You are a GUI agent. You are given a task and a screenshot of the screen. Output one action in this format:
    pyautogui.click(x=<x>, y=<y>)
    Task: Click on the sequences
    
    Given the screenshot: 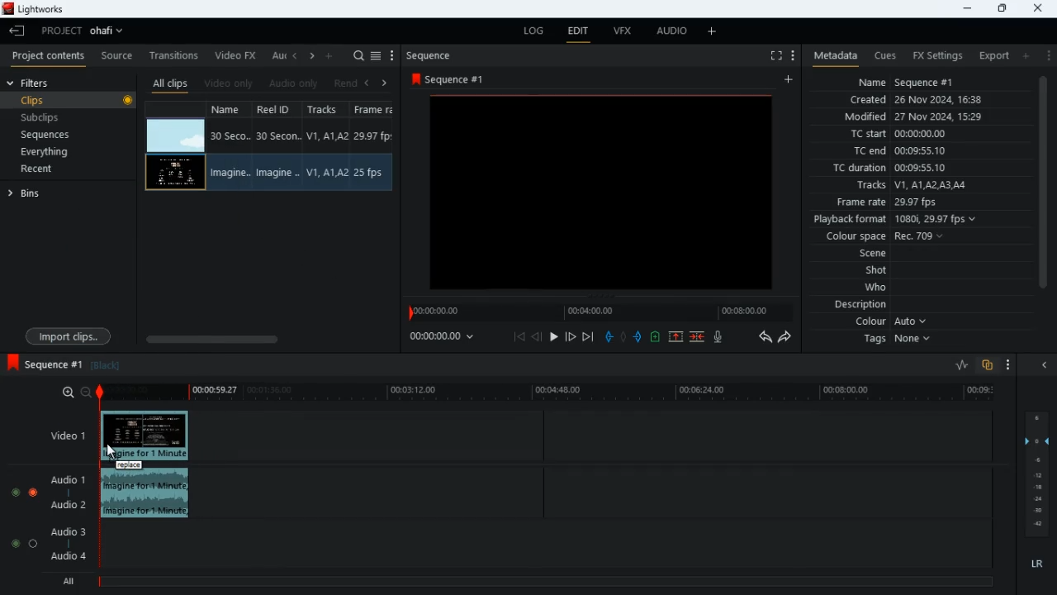 What is the action you would take?
    pyautogui.click(x=47, y=135)
    